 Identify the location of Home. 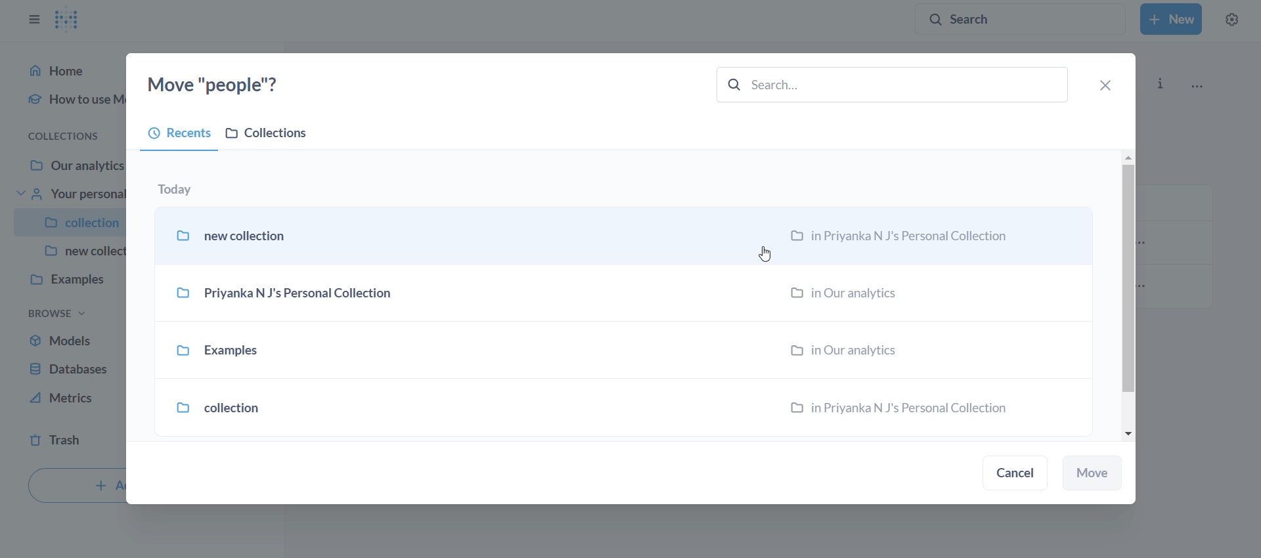
(61, 70).